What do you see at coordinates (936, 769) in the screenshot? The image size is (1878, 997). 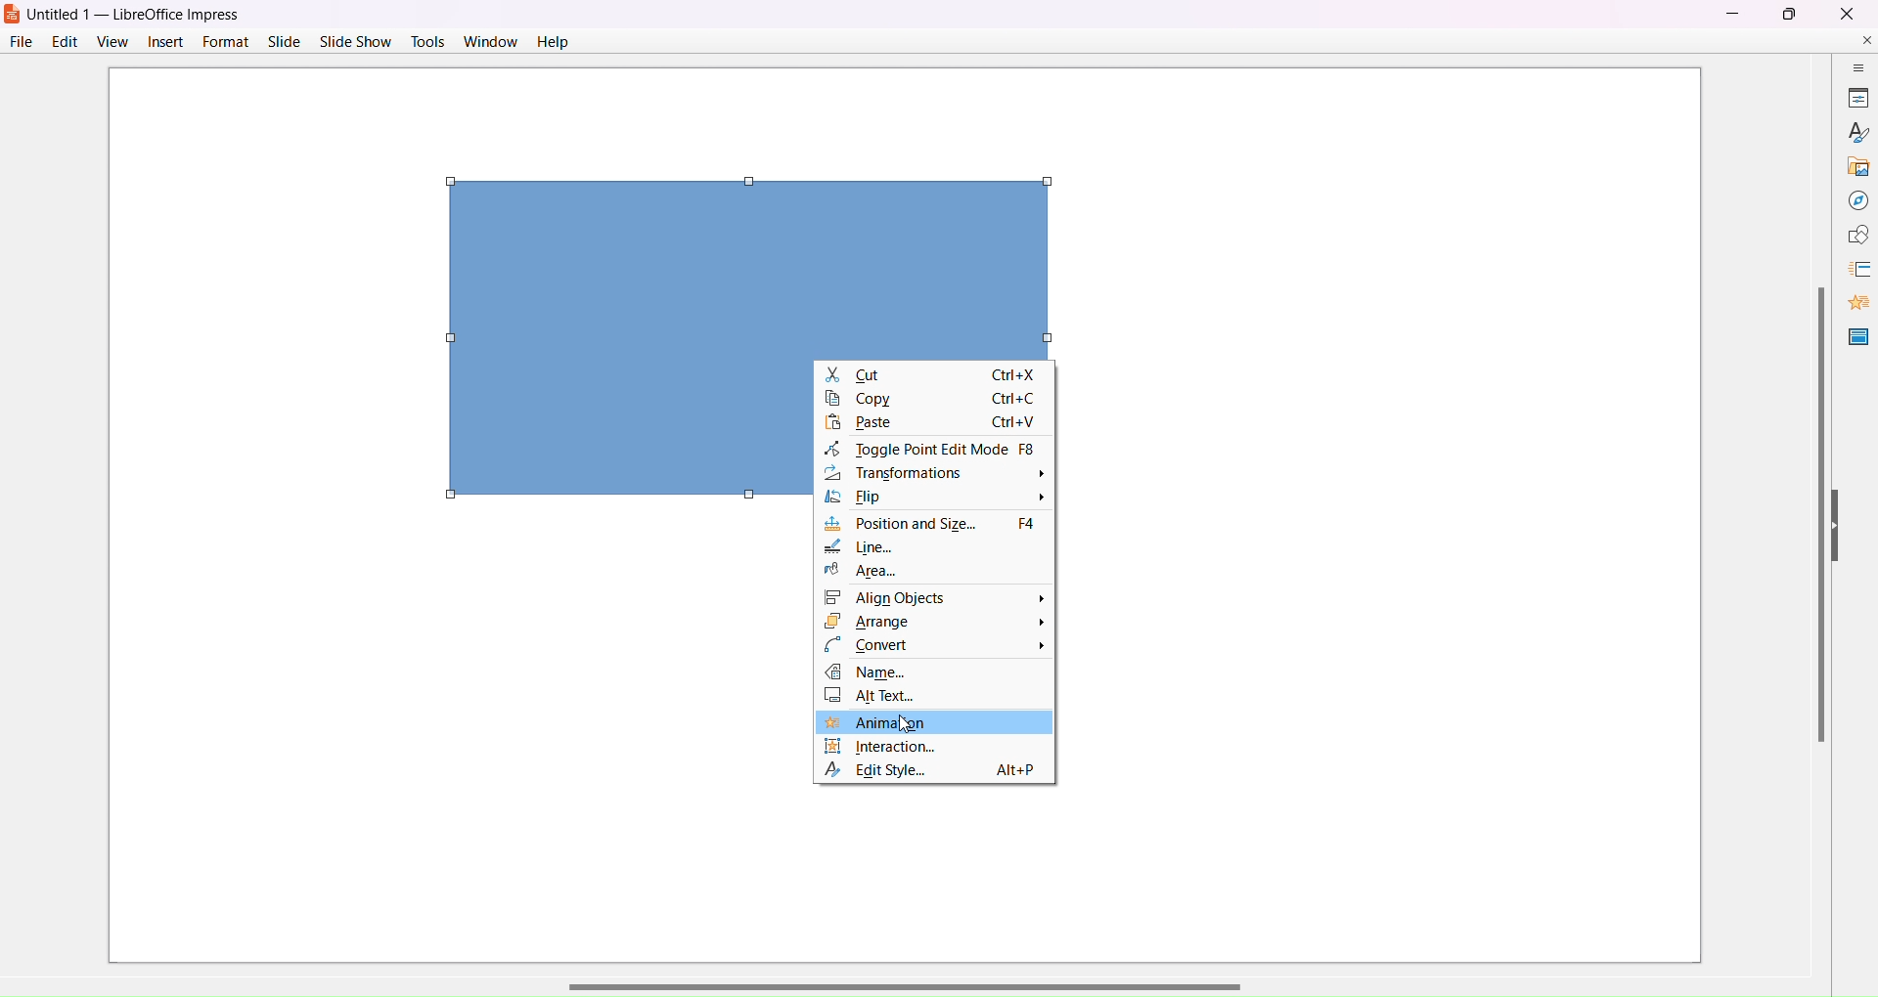 I see `Edit style` at bounding box center [936, 769].